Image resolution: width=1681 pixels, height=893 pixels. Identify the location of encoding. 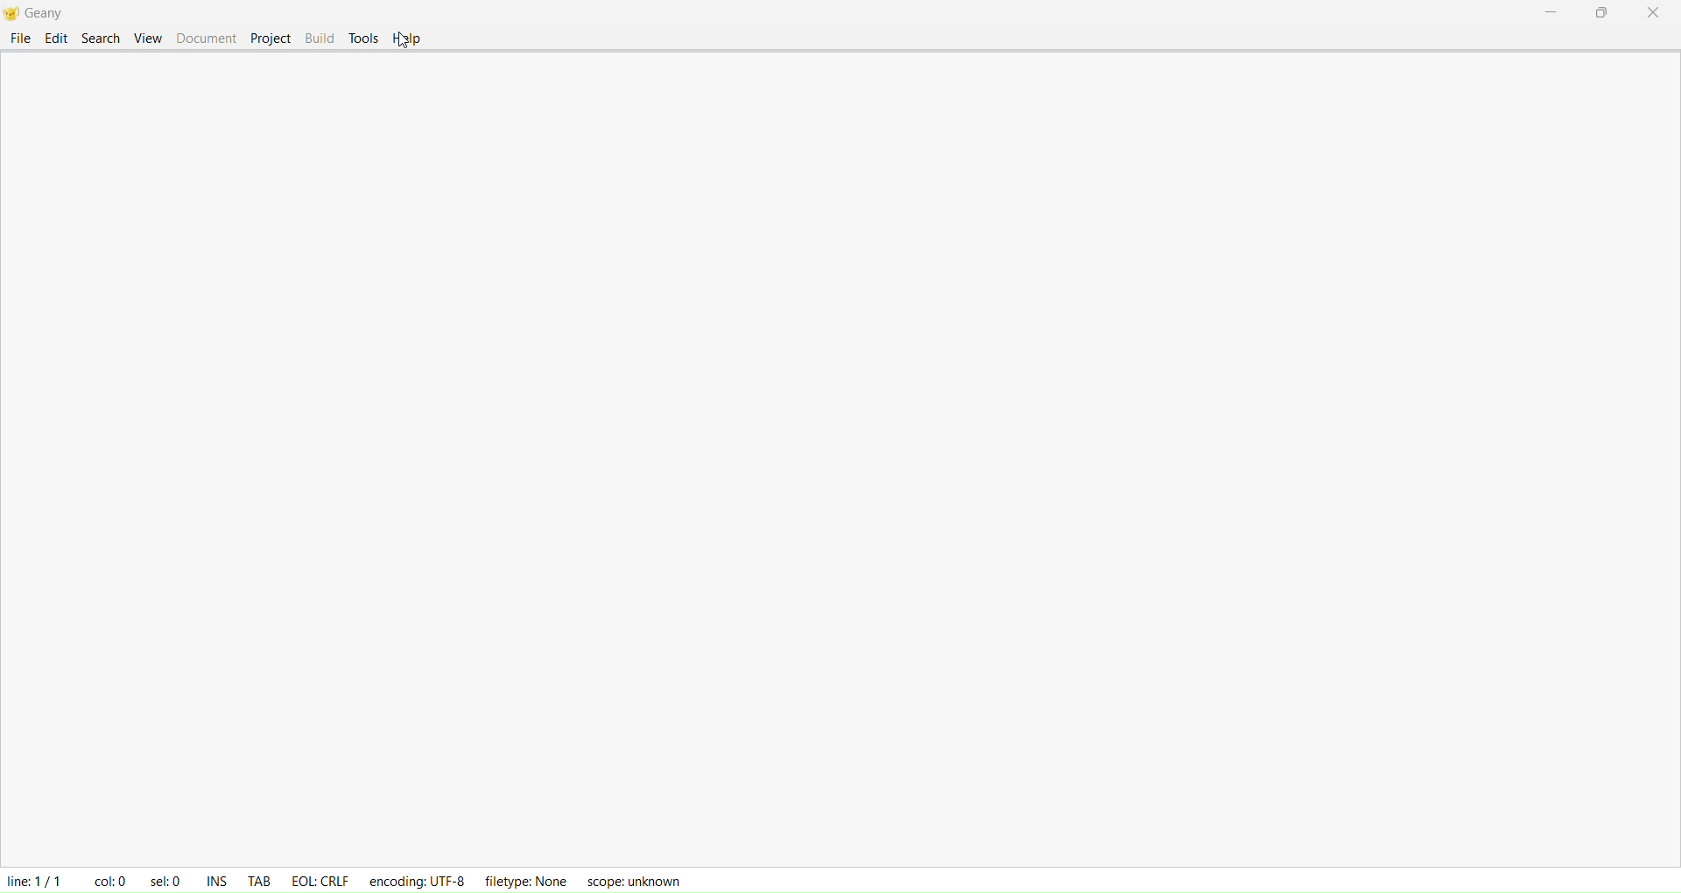
(418, 877).